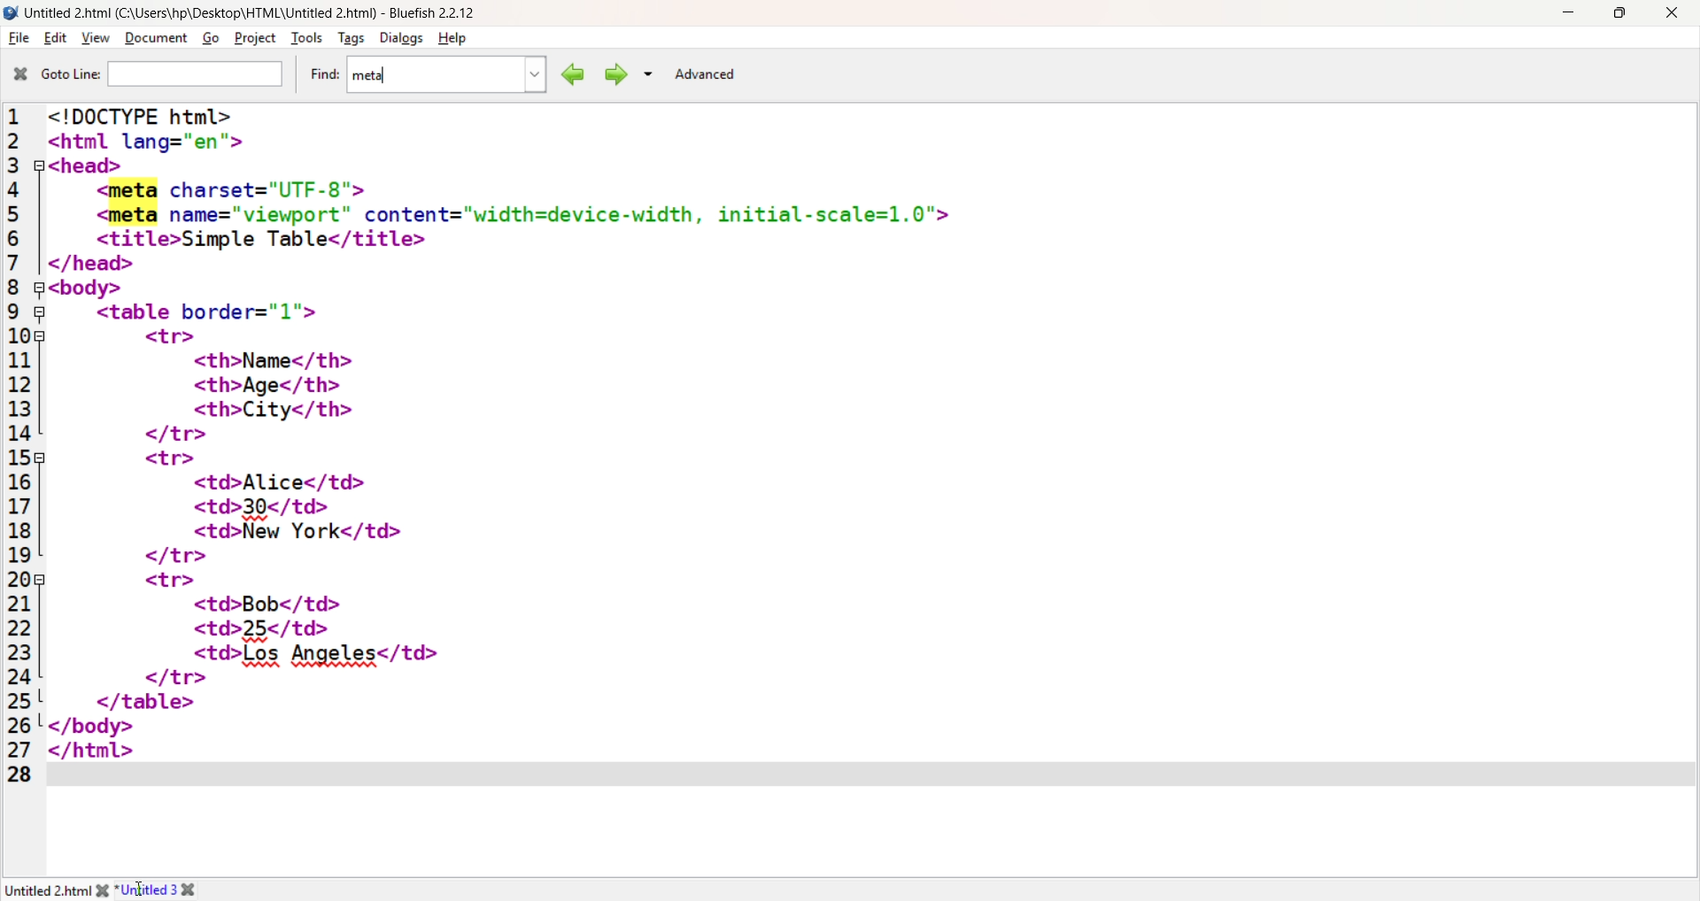  Describe the element at coordinates (373, 74) in the screenshot. I see `Meta` at that location.